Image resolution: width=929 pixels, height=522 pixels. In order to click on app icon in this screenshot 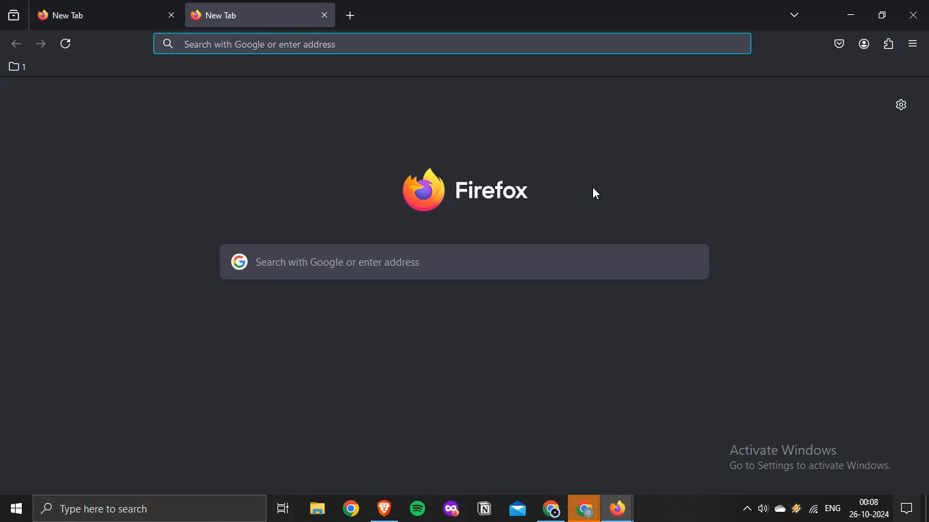, I will do `click(384, 506)`.